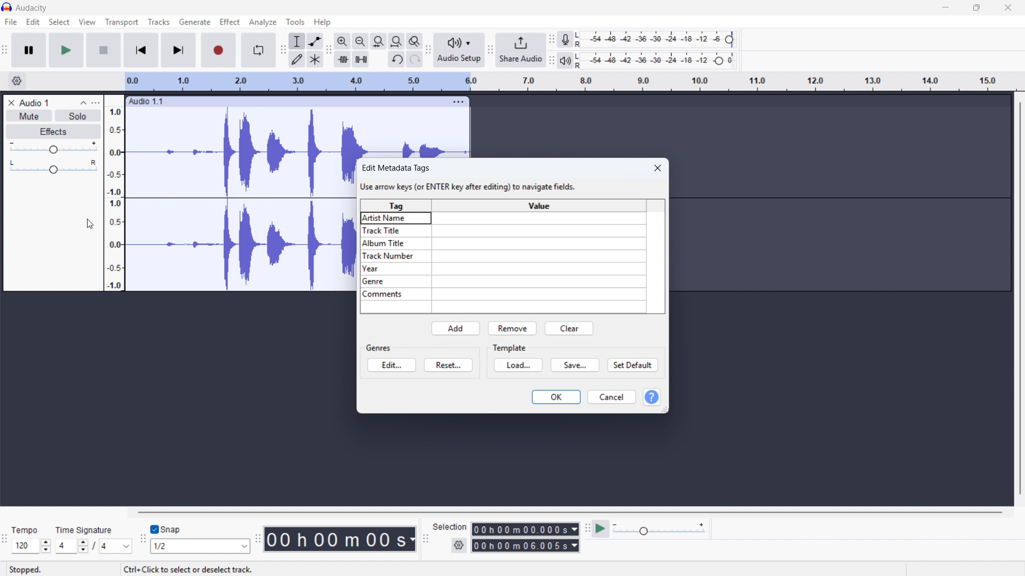  Describe the element at coordinates (503, 256) in the screenshot. I see `track number` at that location.